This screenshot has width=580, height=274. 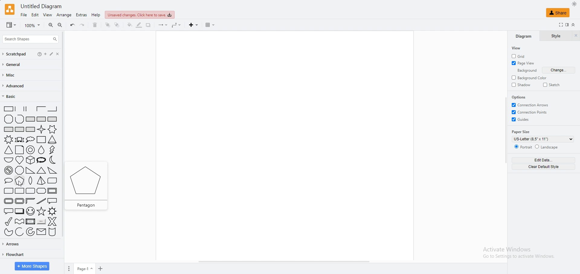 What do you see at coordinates (8, 170) in the screenshot?
I see `no symbol` at bounding box center [8, 170].